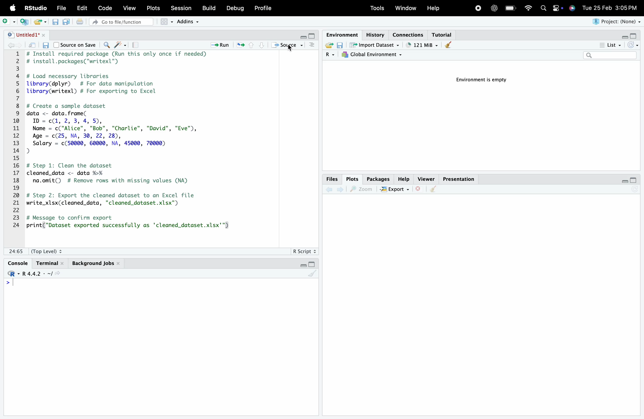 The width and height of the screenshot is (644, 419). I want to click on Save all open documents (Ctrl + Alt + S), so click(67, 22).